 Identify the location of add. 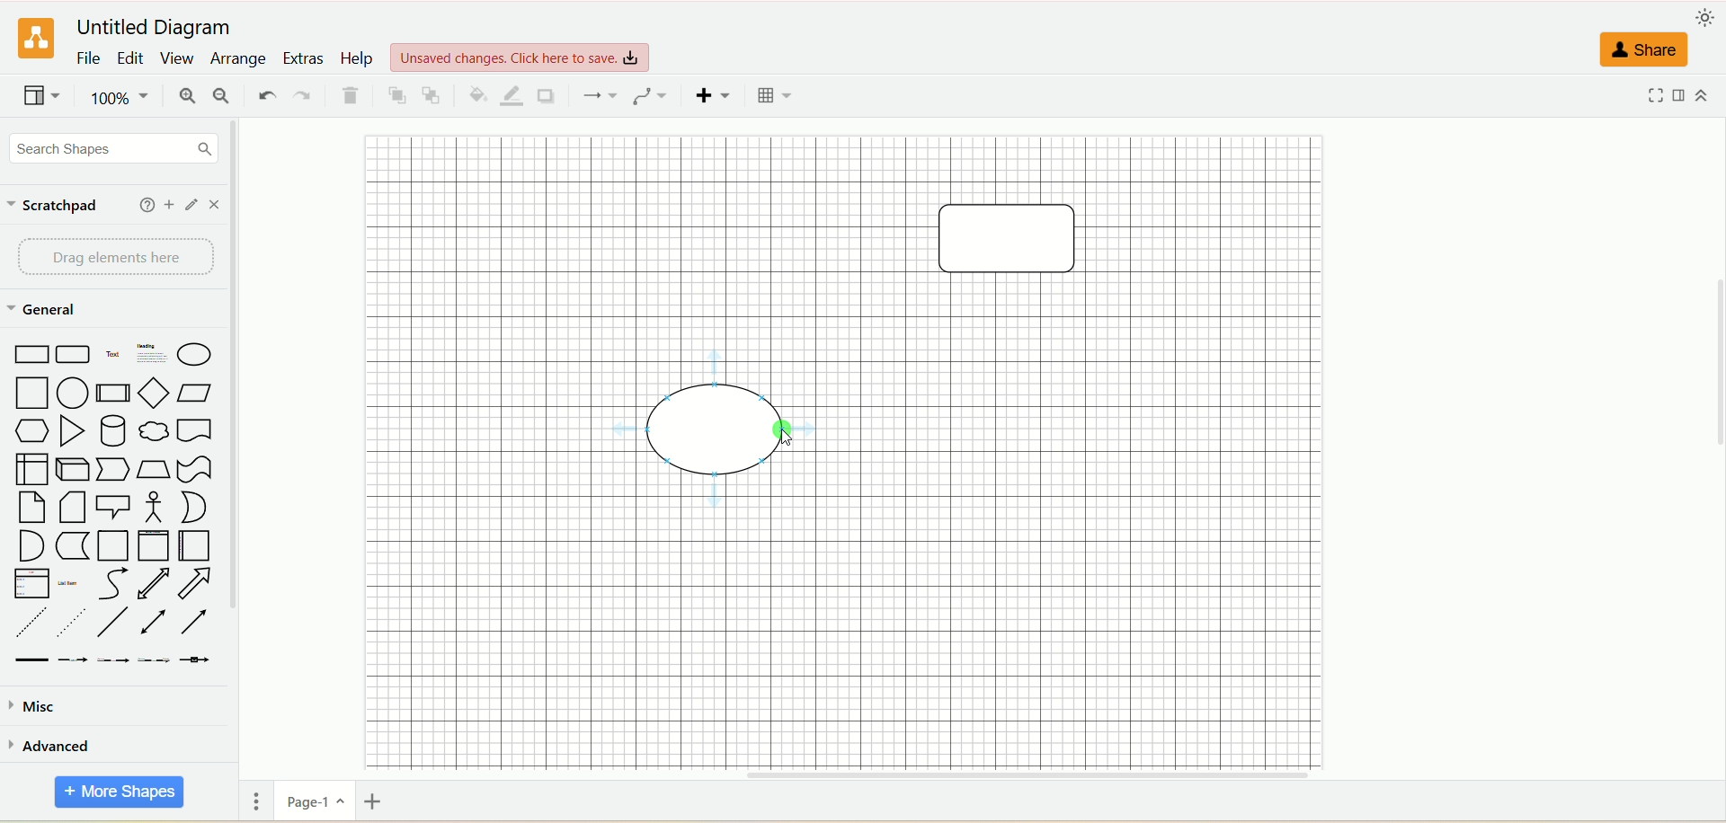
(169, 205).